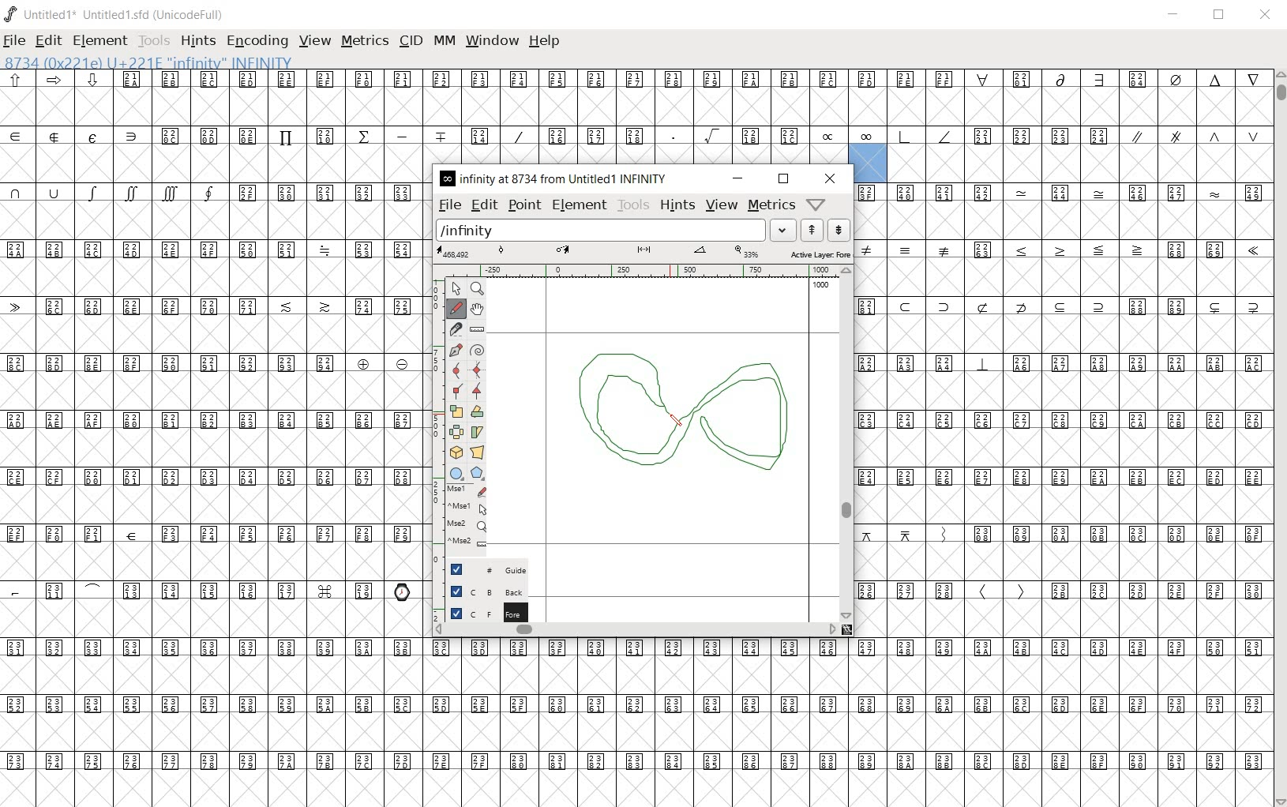 This screenshot has width=1287, height=807. Describe the element at coordinates (1064, 477) in the screenshot. I see `Unicode code points` at that location.